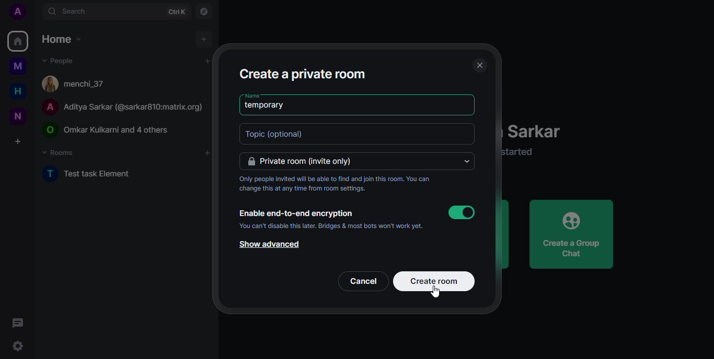 This screenshot has width=714, height=359. Describe the element at coordinates (441, 294) in the screenshot. I see `cursor` at that location.